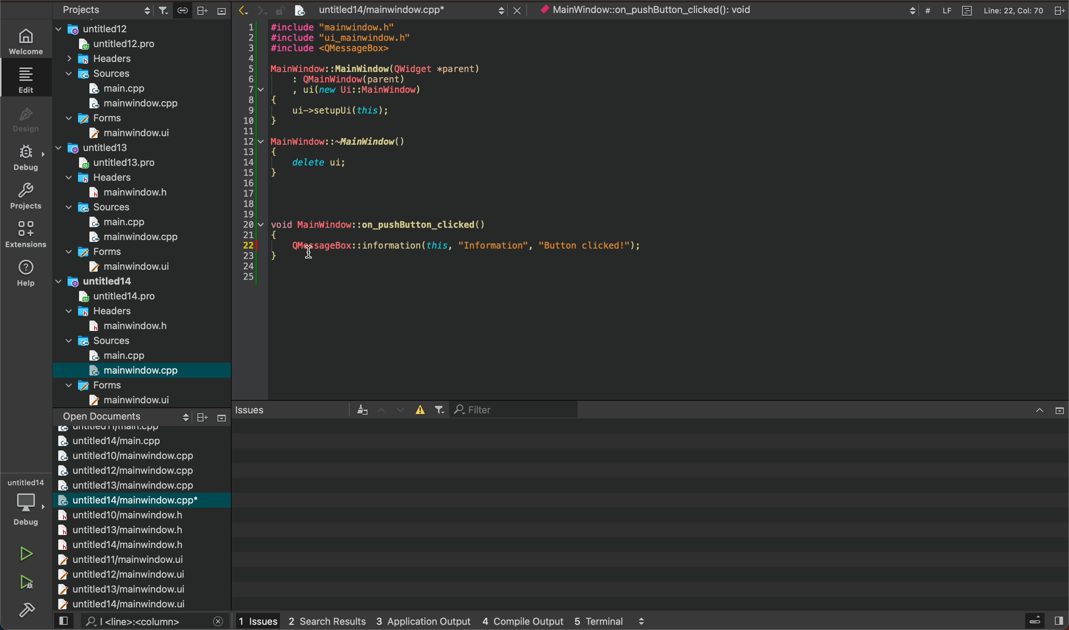 This screenshot has height=630, width=1069. What do you see at coordinates (443, 621) in the screenshot?
I see `logs` at bounding box center [443, 621].